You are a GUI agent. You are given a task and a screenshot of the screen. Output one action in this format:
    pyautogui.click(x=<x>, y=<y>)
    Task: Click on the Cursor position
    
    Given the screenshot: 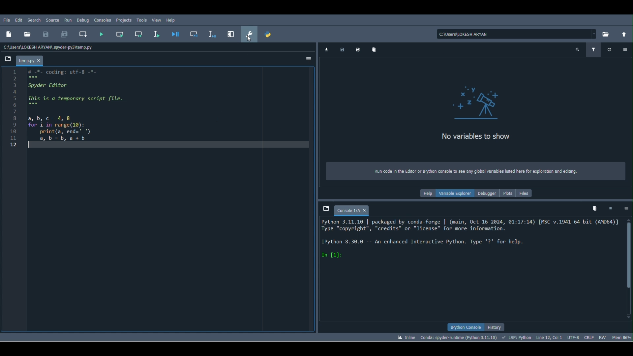 What is the action you would take?
    pyautogui.click(x=549, y=337)
    